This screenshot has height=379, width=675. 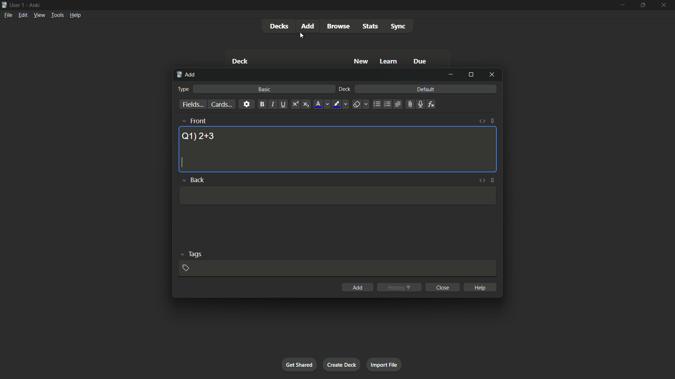 What do you see at coordinates (425, 89) in the screenshot?
I see `default` at bounding box center [425, 89].